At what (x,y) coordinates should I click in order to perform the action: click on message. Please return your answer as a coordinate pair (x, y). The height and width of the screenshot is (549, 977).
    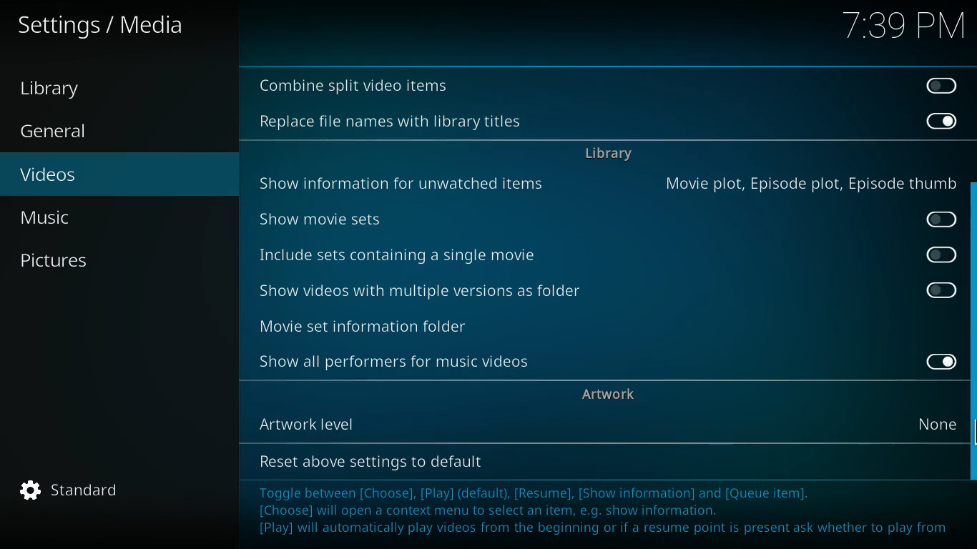
    Looking at the image, I should click on (601, 512).